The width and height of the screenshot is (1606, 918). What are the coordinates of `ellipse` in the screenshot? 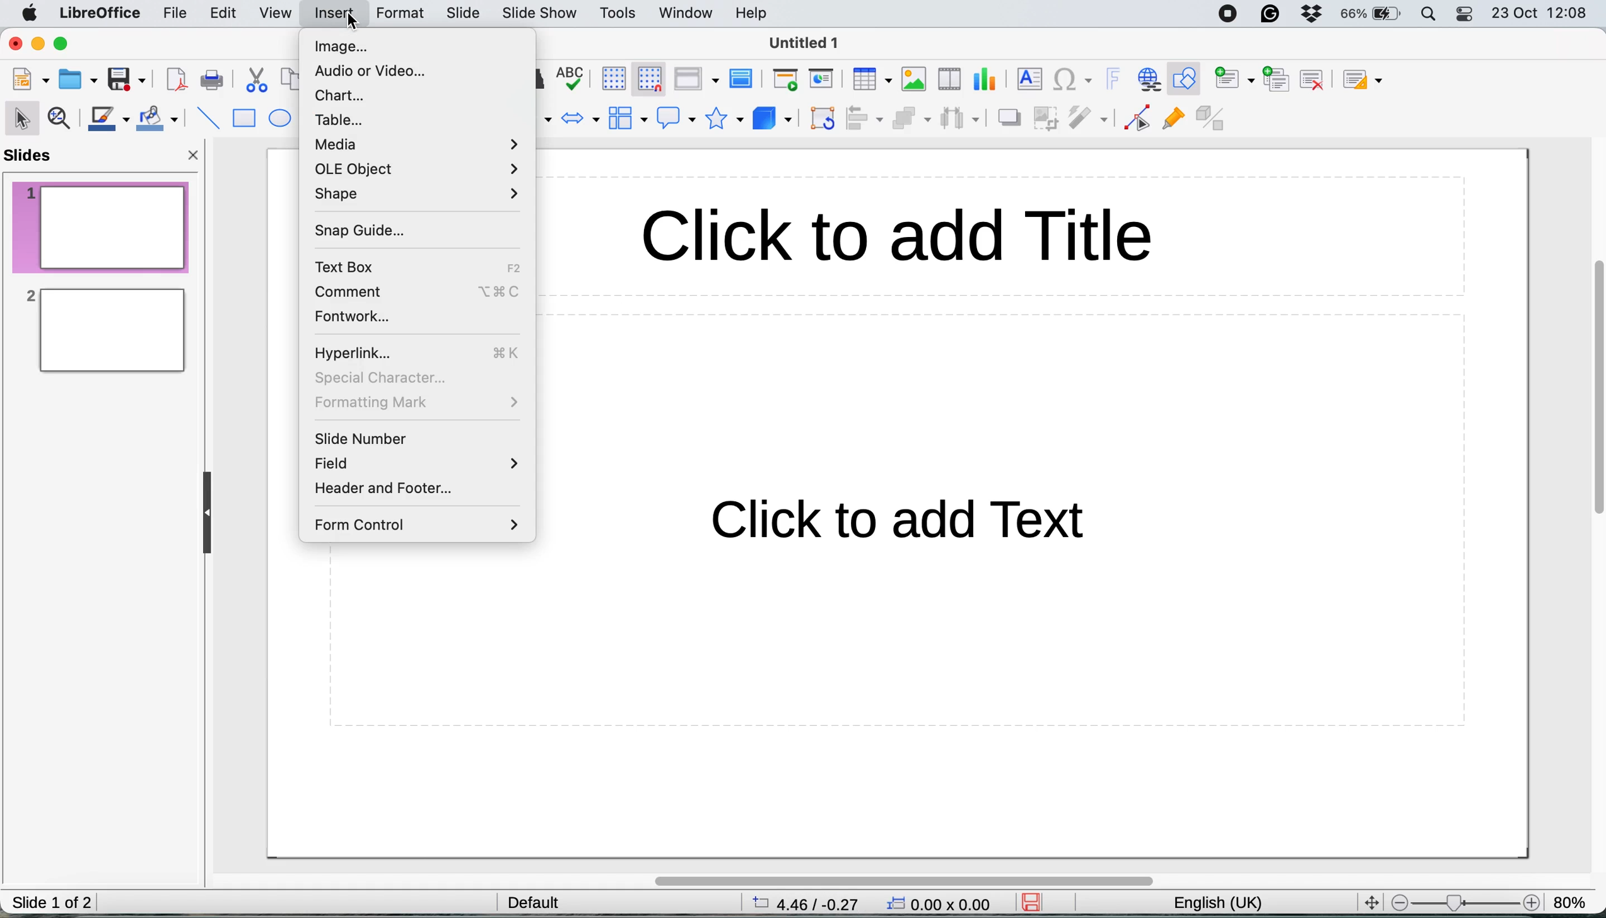 It's located at (281, 119).